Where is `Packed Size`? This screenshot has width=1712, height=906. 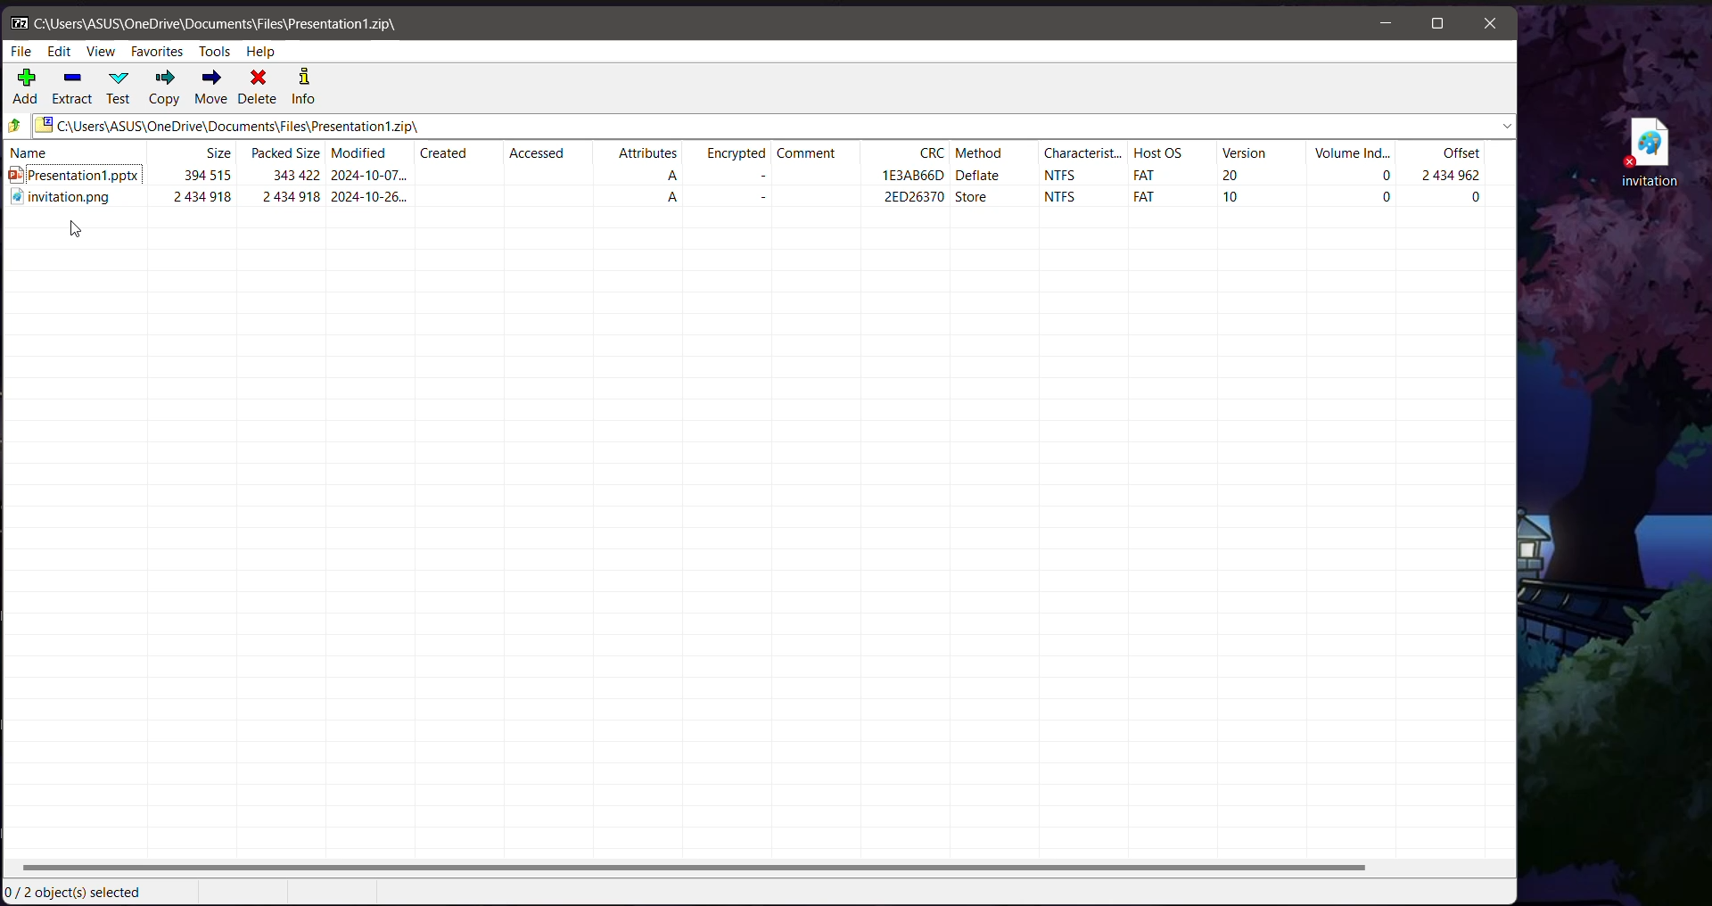 Packed Size is located at coordinates (285, 152).